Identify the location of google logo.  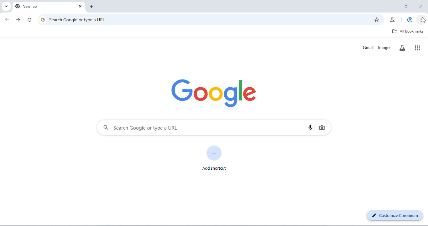
(42, 20).